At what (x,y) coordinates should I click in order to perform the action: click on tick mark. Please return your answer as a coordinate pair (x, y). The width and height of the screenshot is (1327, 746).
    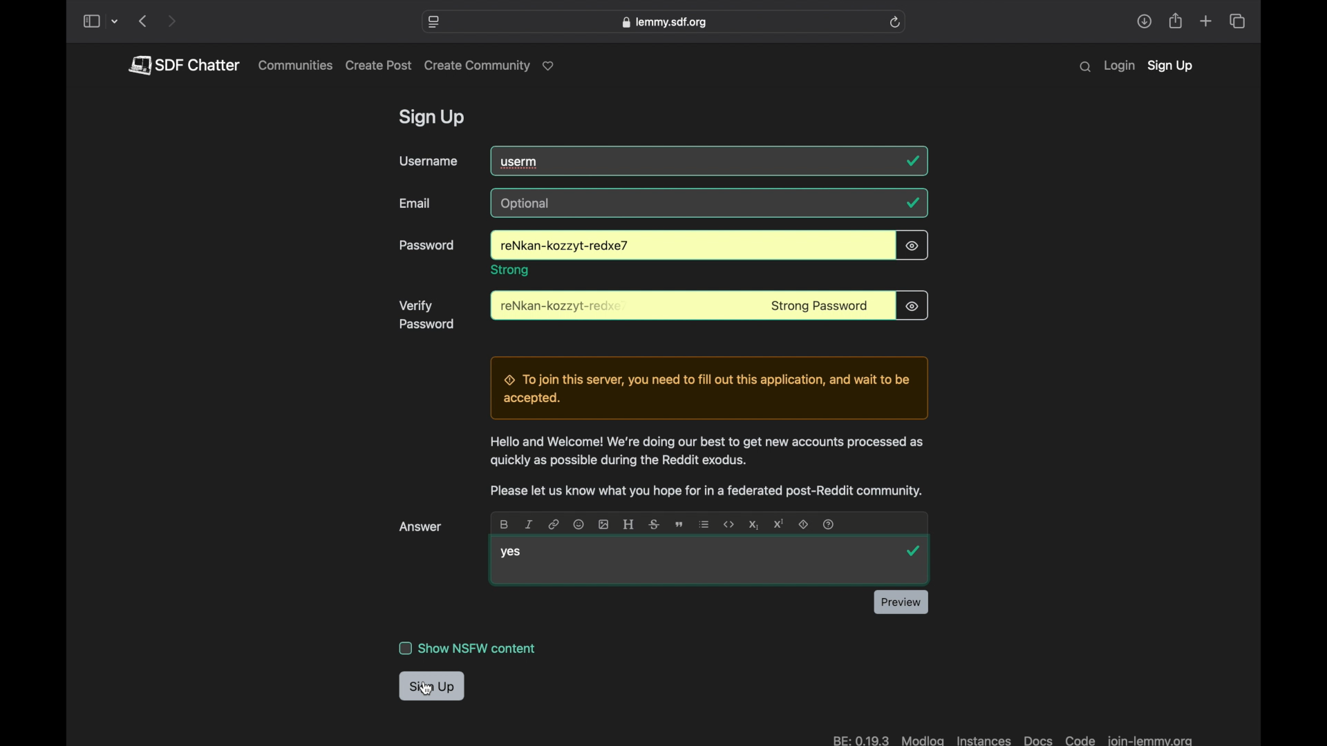
    Looking at the image, I should click on (916, 552).